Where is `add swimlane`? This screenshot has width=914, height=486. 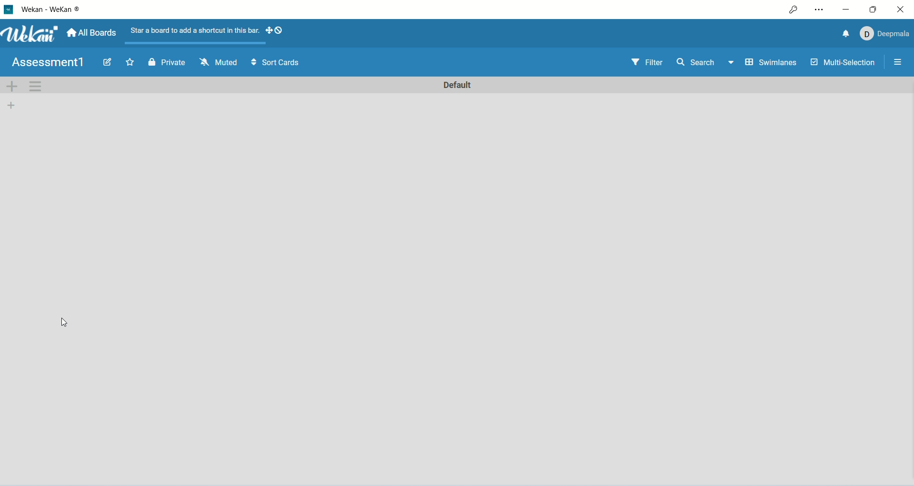 add swimlane is located at coordinates (12, 87).